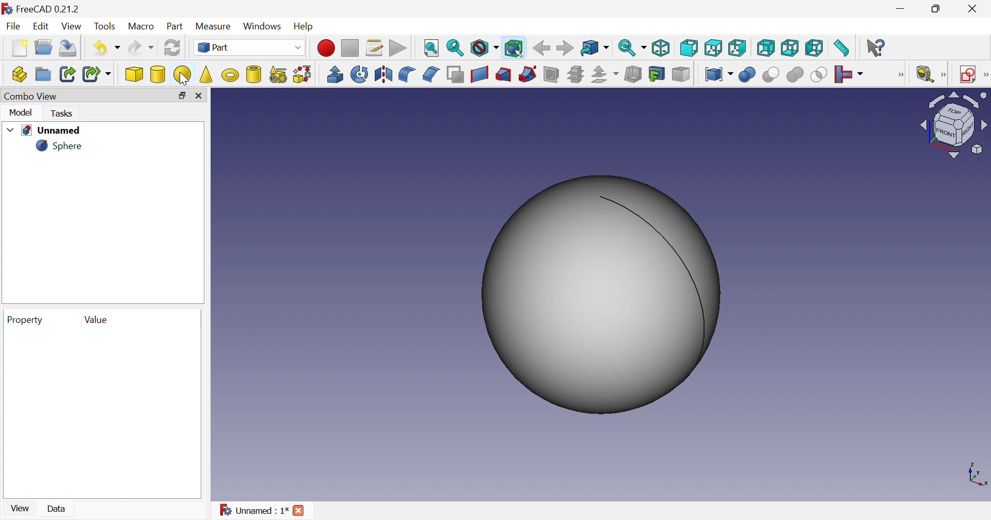  What do you see at coordinates (657, 74) in the screenshot?
I see `Create projection on surface` at bounding box center [657, 74].